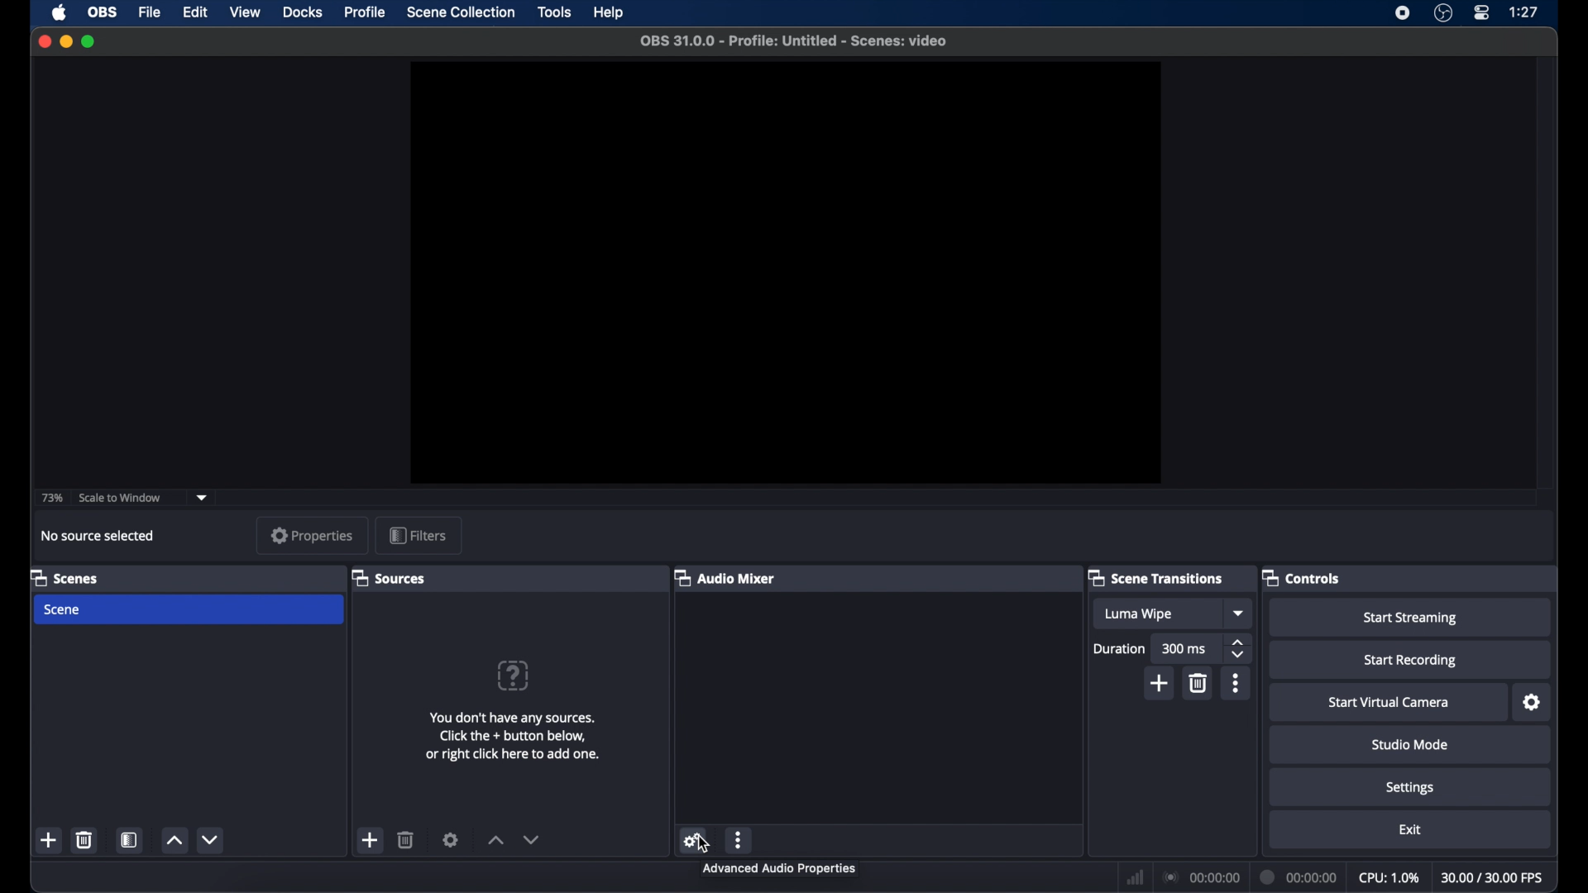  I want to click on delete, so click(1201, 683).